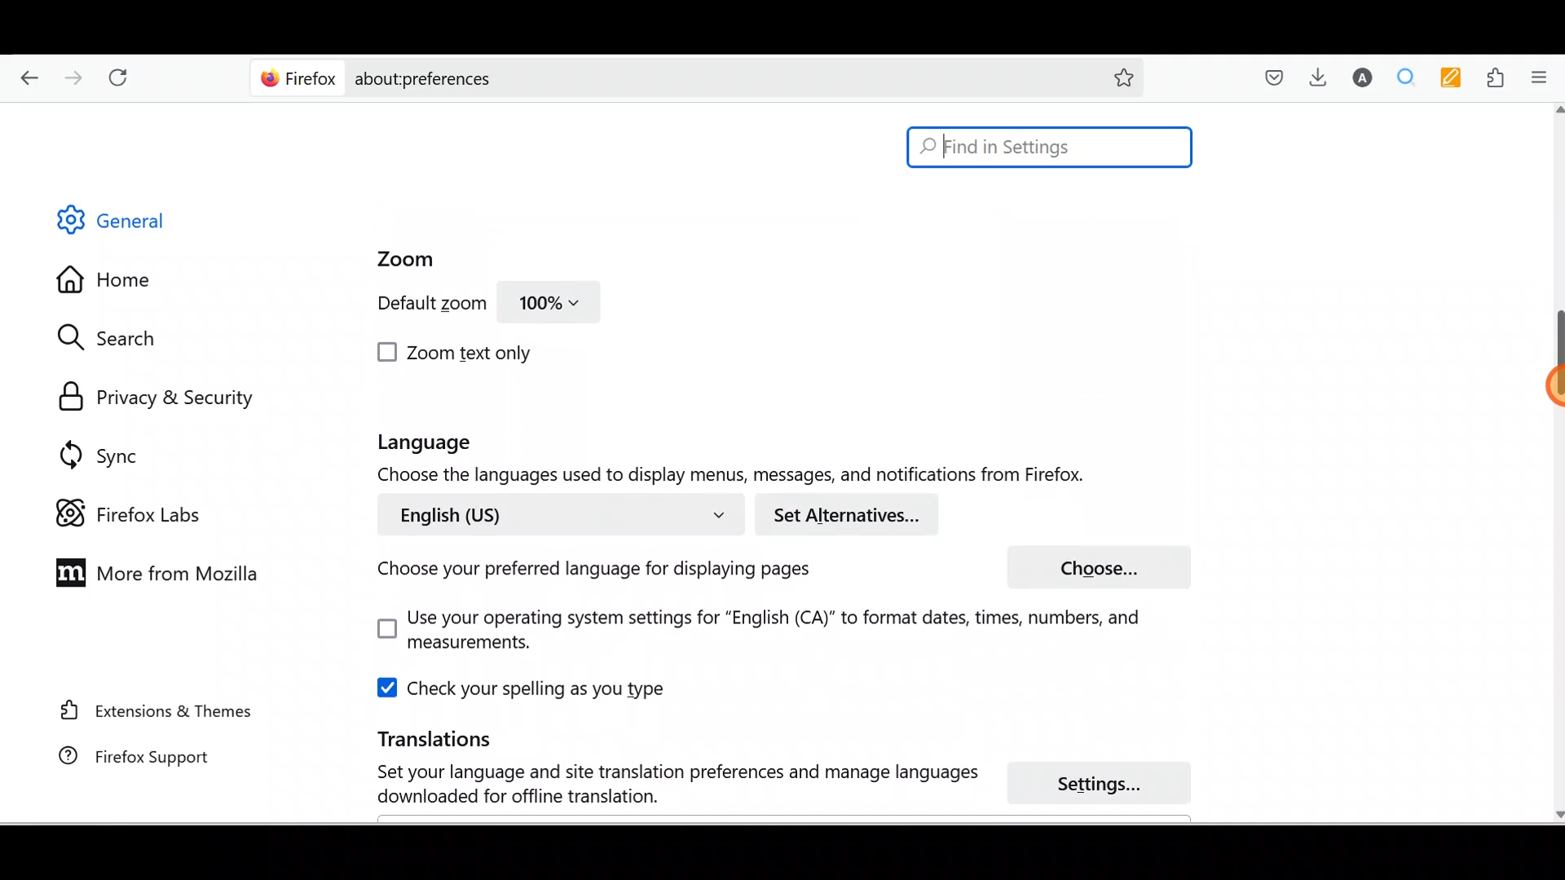 Image resolution: width=1565 pixels, height=880 pixels. Describe the element at coordinates (164, 398) in the screenshot. I see `Privacy & security` at that location.